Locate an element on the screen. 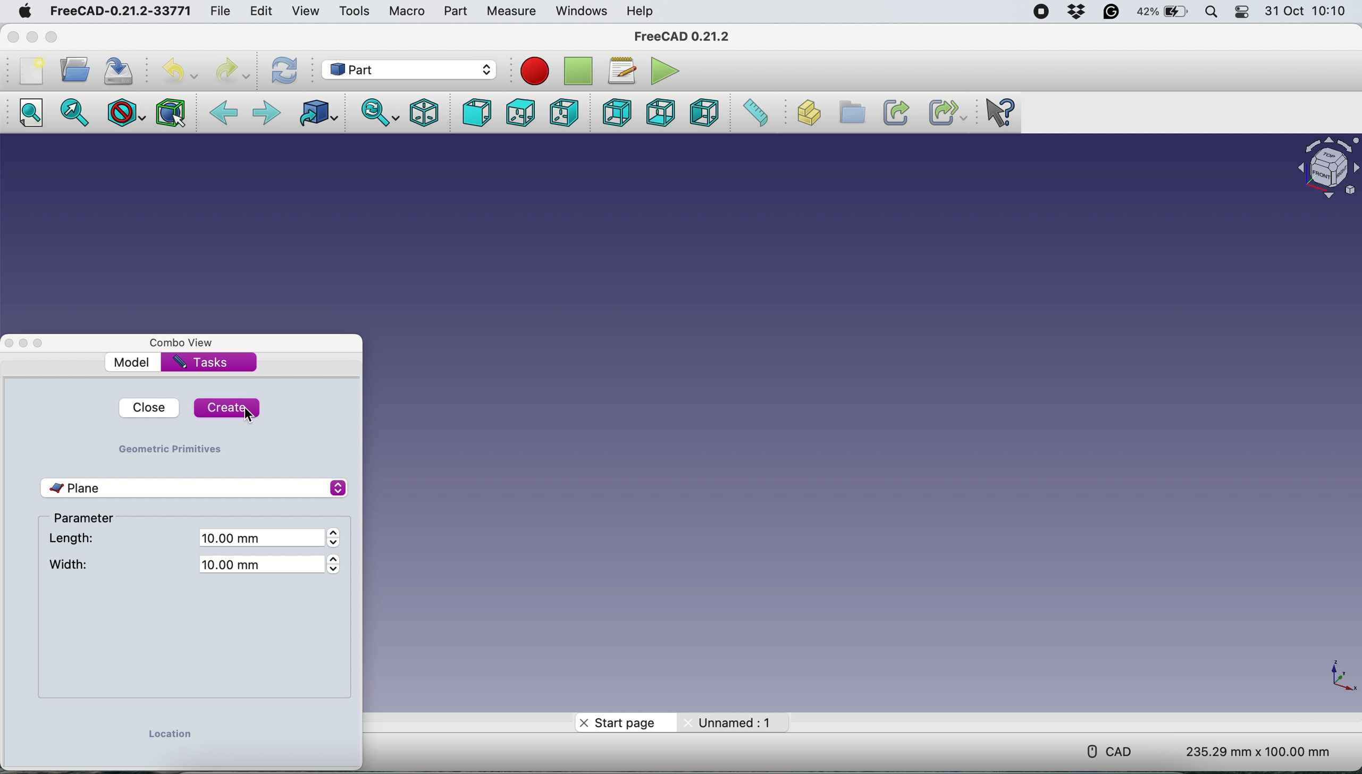  xy coordinates is located at coordinates (1338, 676).